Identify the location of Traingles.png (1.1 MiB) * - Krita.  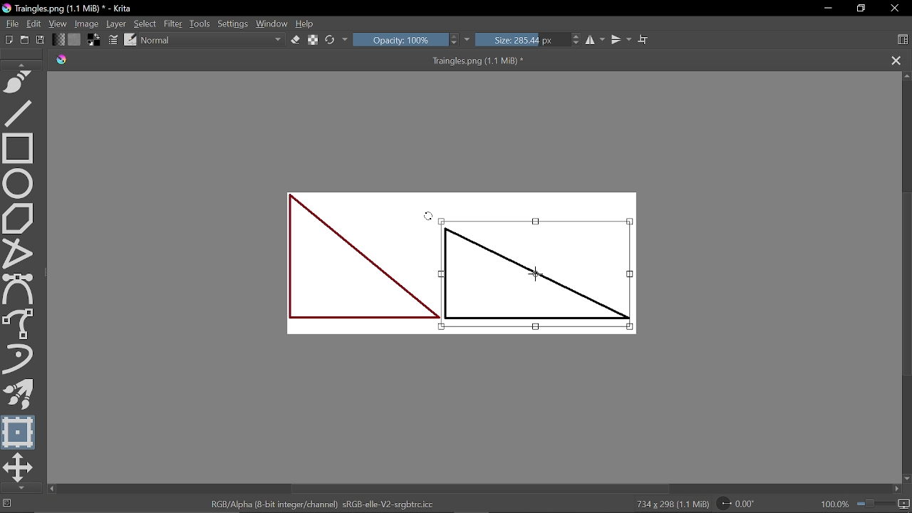
(70, 9).